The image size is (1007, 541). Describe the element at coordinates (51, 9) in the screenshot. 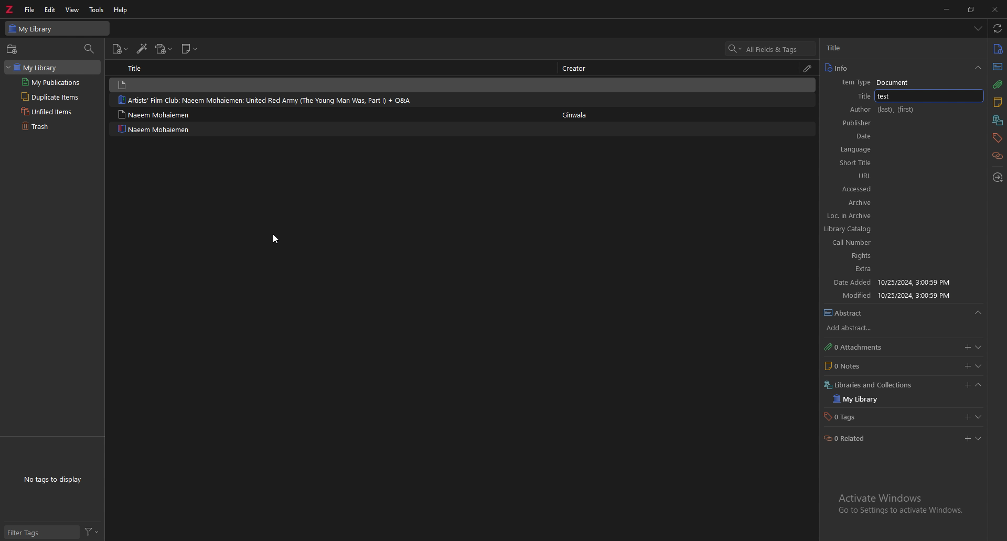

I see `edit` at that location.